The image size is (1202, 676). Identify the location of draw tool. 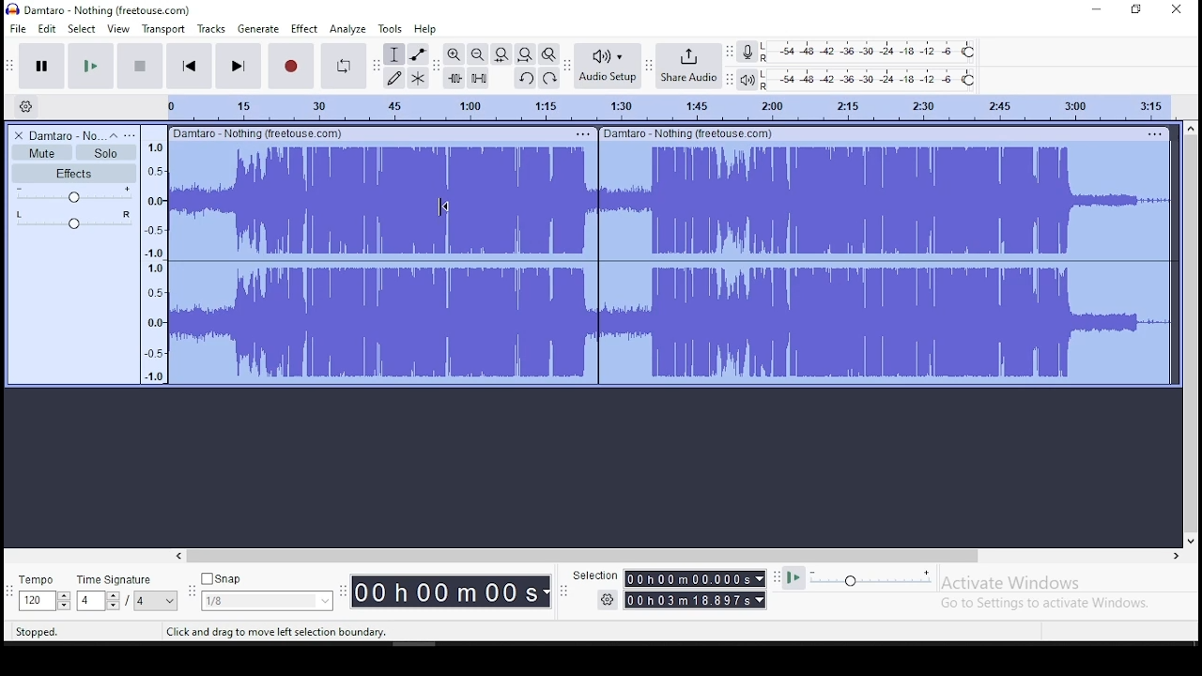
(392, 78).